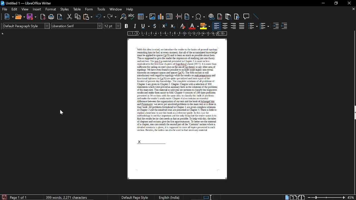  I want to click on toggle print preview, so click(61, 17).